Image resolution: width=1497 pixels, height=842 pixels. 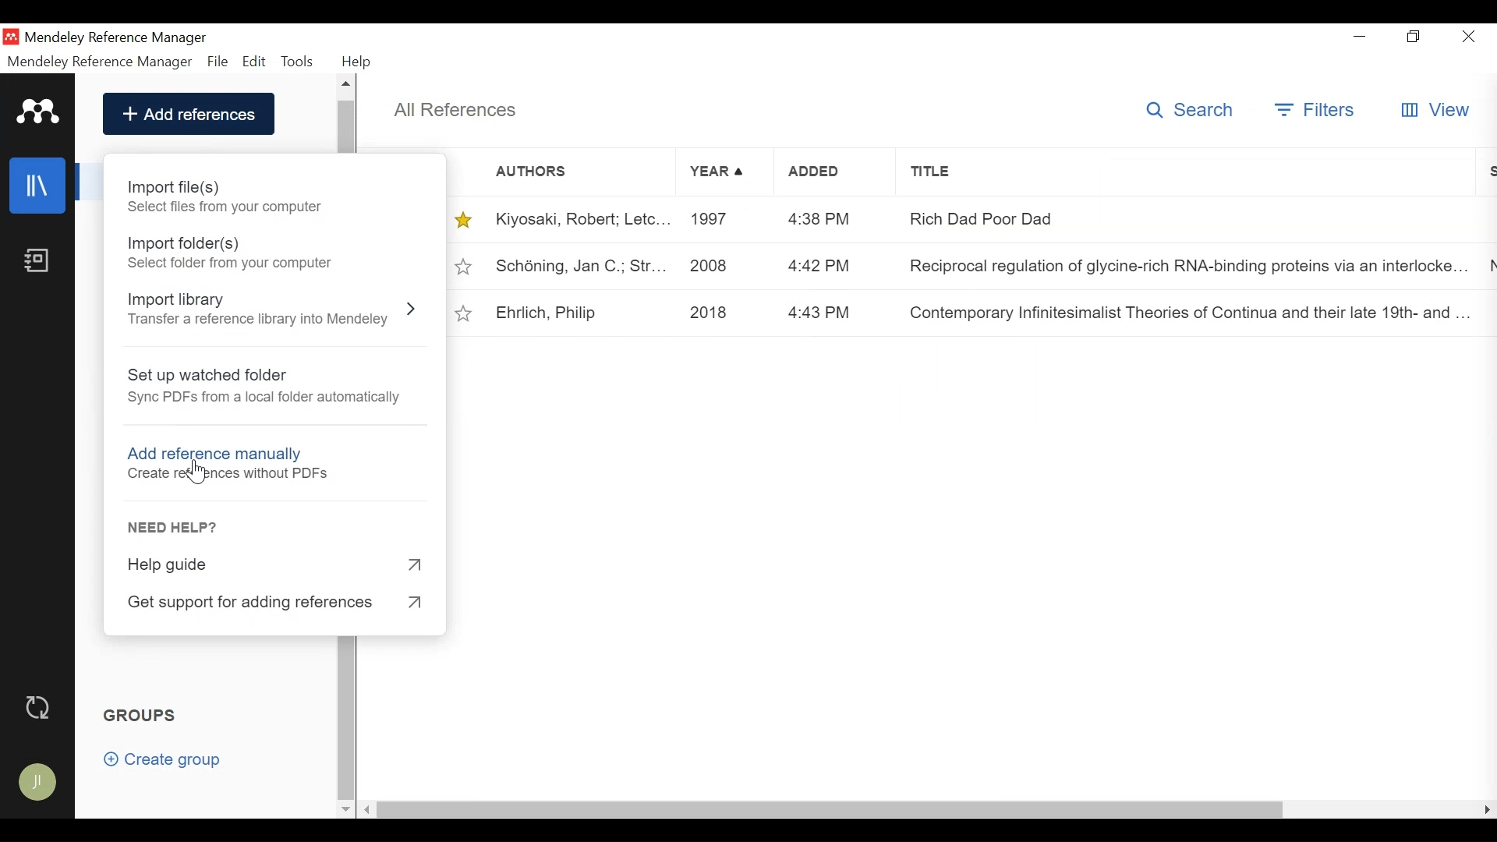 What do you see at coordinates (465, 221) in the screenshot?
I see `Toggle favorites` at bounding box center [465, 221].